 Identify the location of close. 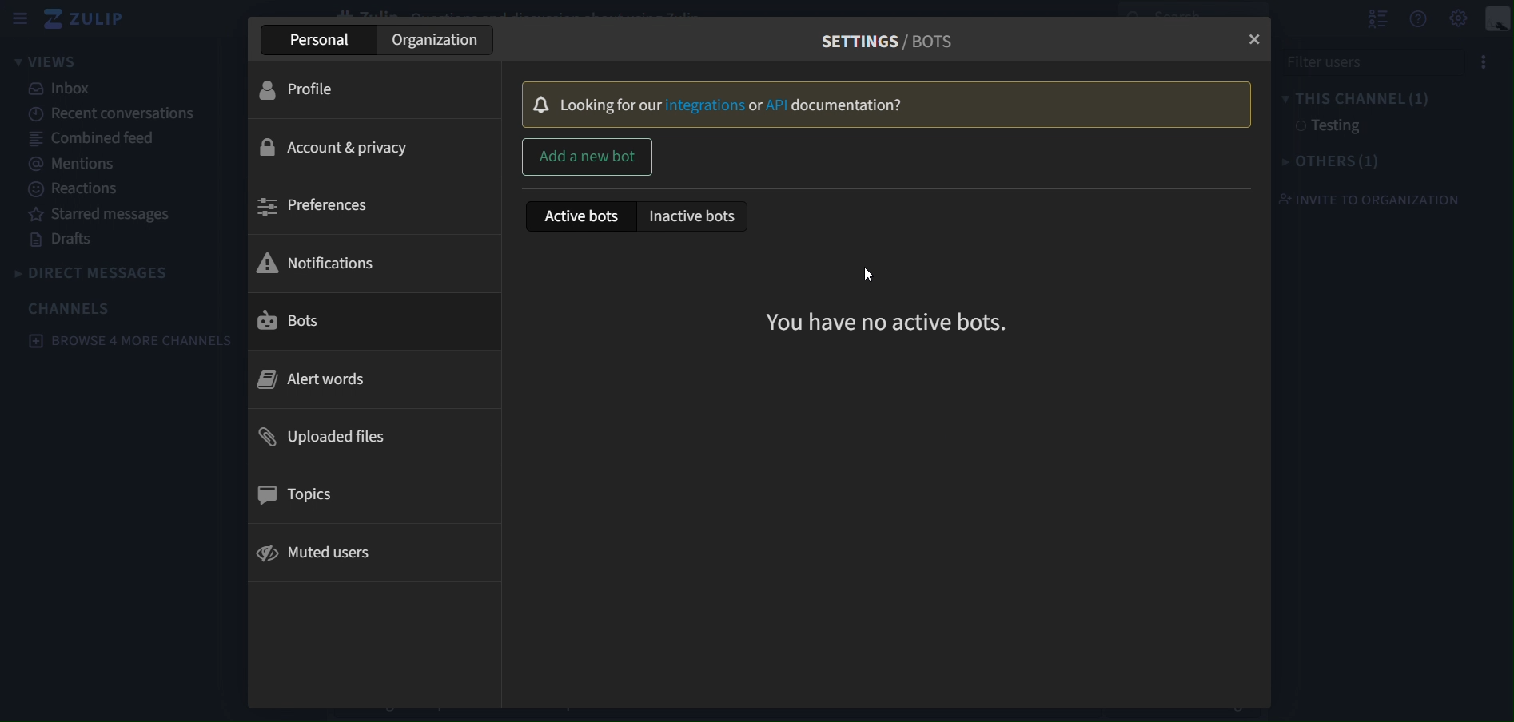
(1253, 37).